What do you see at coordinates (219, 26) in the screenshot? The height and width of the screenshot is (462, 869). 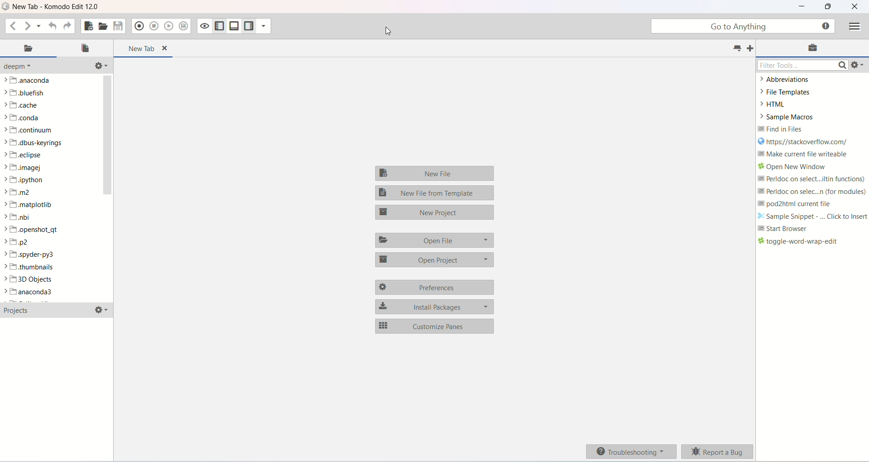 I see `show/hide left pane` at bounding box center [219, 26].